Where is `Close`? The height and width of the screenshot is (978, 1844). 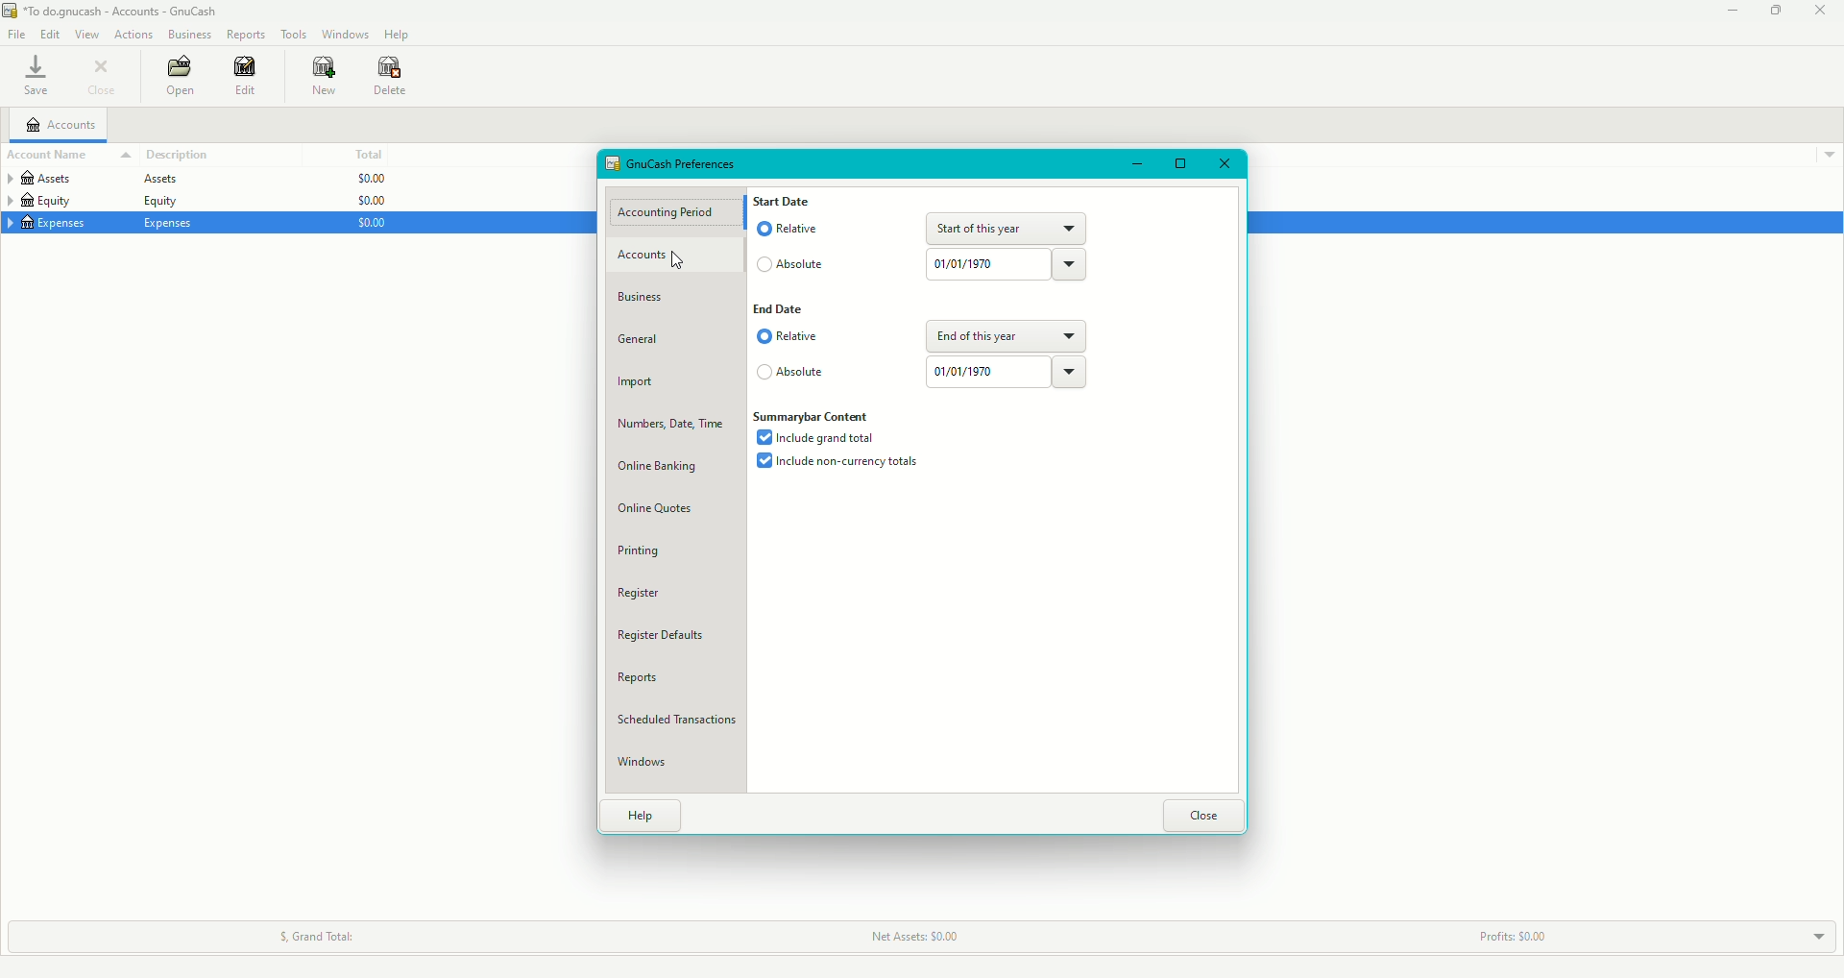 Close is located at coordinates (1224, 166).